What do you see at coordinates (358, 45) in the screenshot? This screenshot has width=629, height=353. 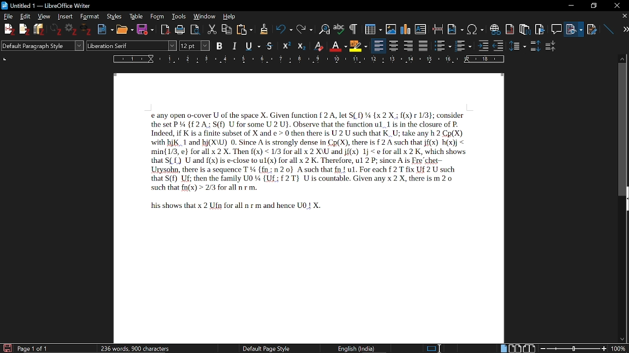 I see `character highlighting option` at bounding box center [358, 45].